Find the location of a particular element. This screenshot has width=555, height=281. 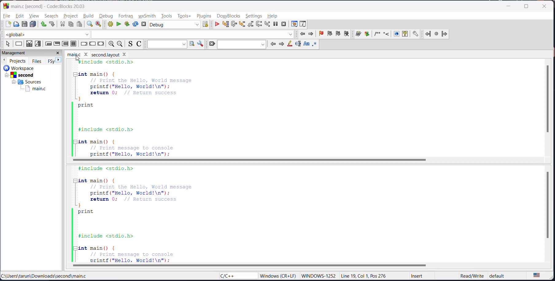

search is located at coordinates (51, 16).